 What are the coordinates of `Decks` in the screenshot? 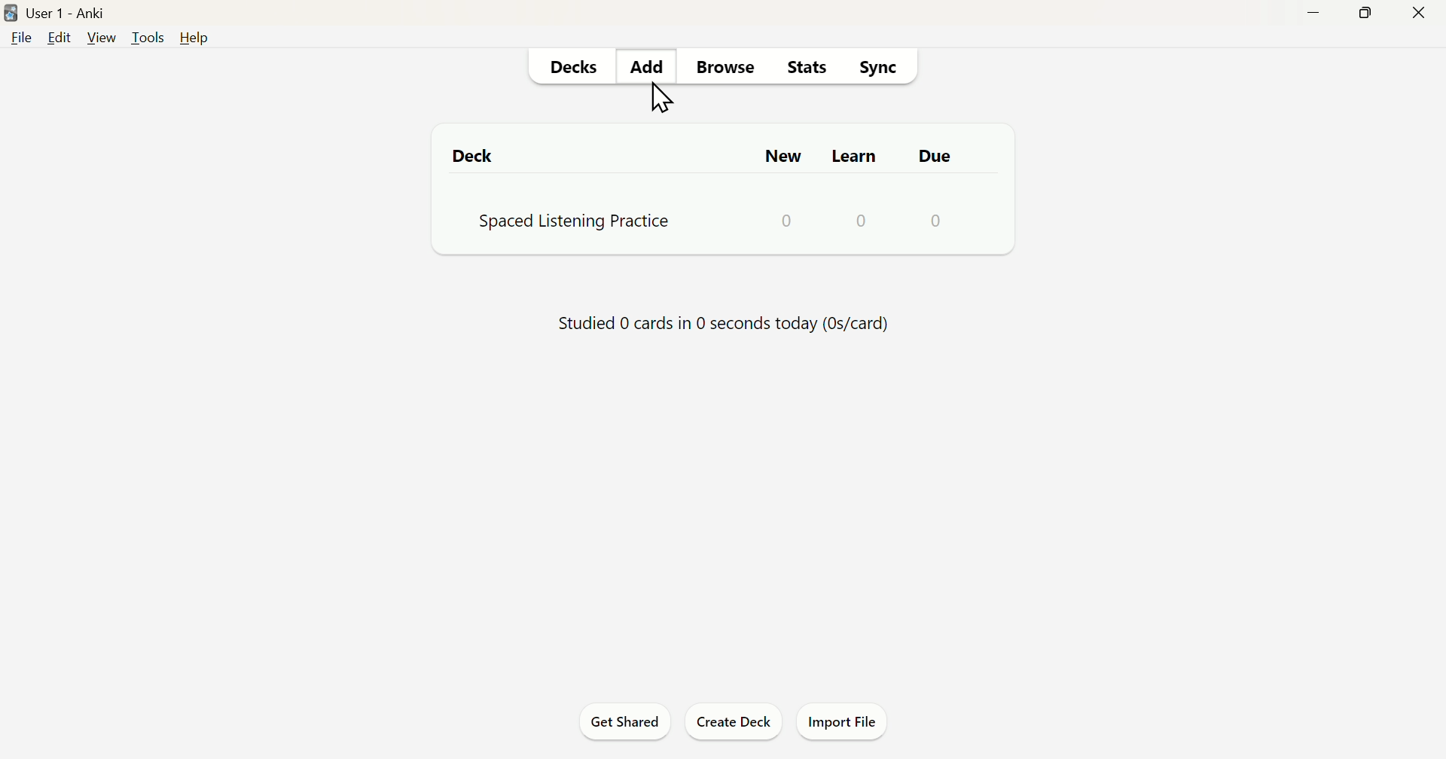 It's located at (572, 66).